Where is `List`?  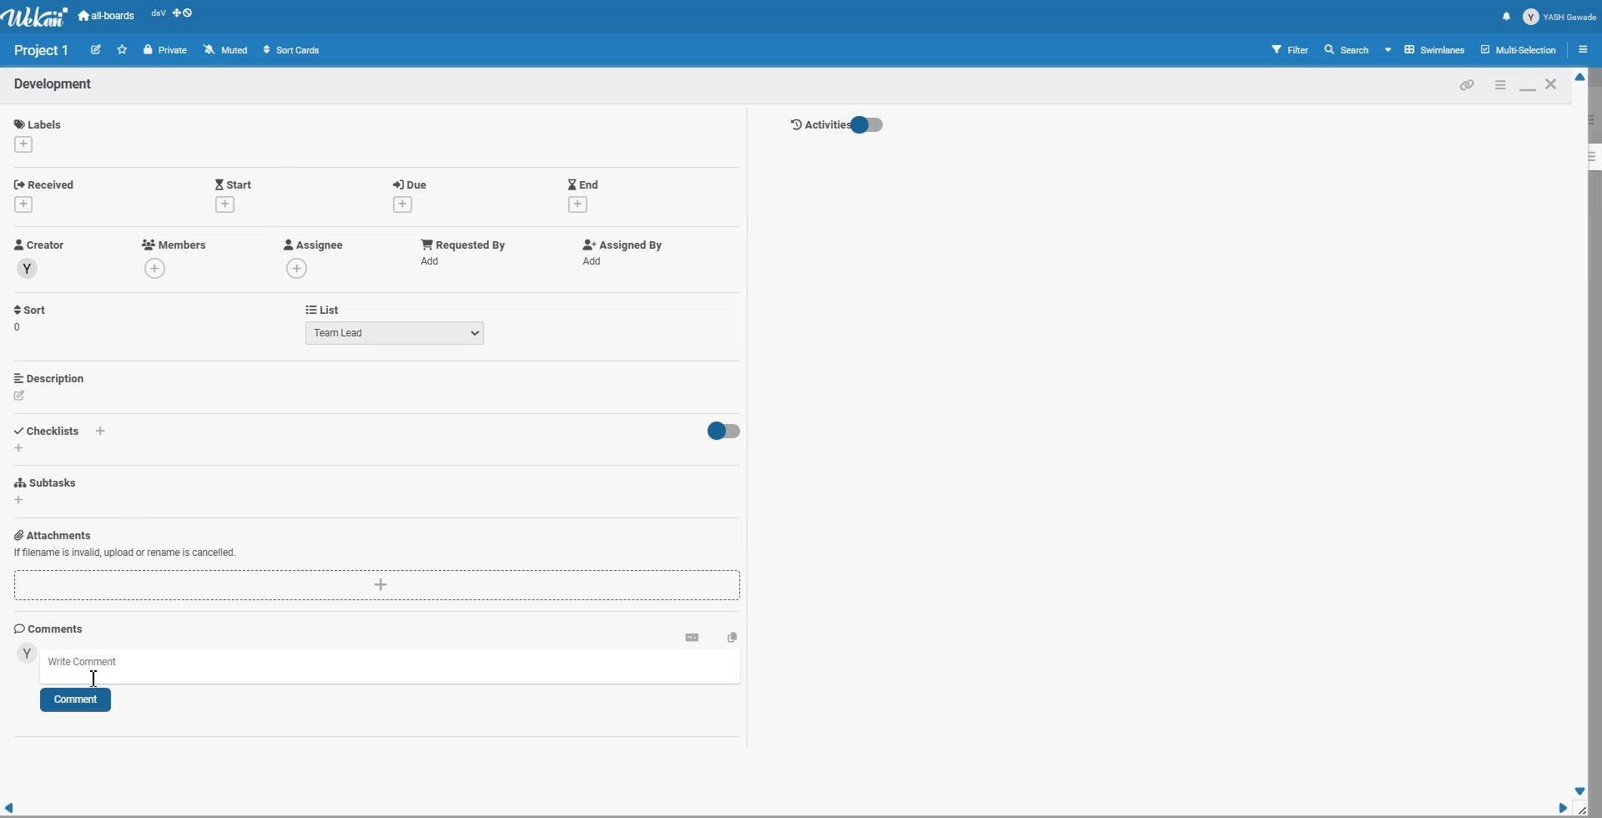
List is located at coordinates (322, 309).